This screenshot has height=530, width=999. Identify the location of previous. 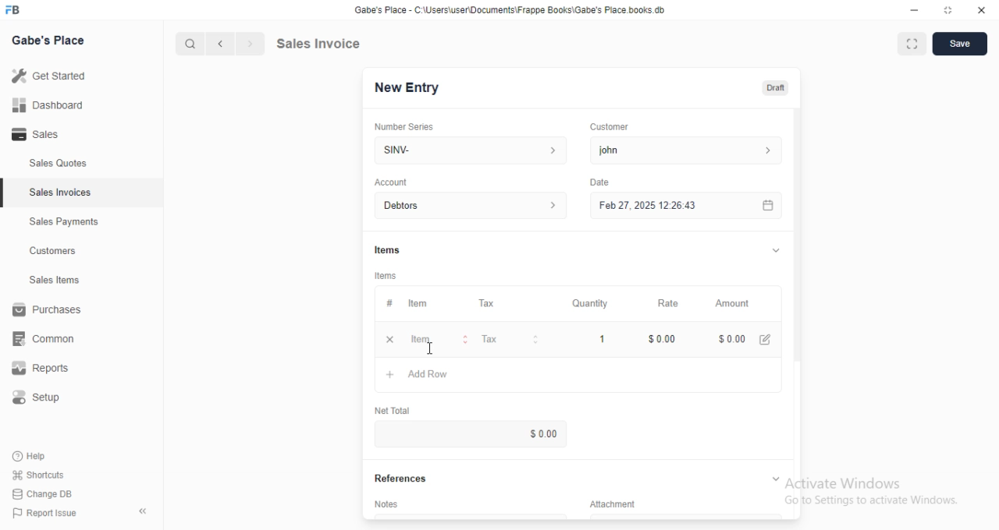
(222, 42).